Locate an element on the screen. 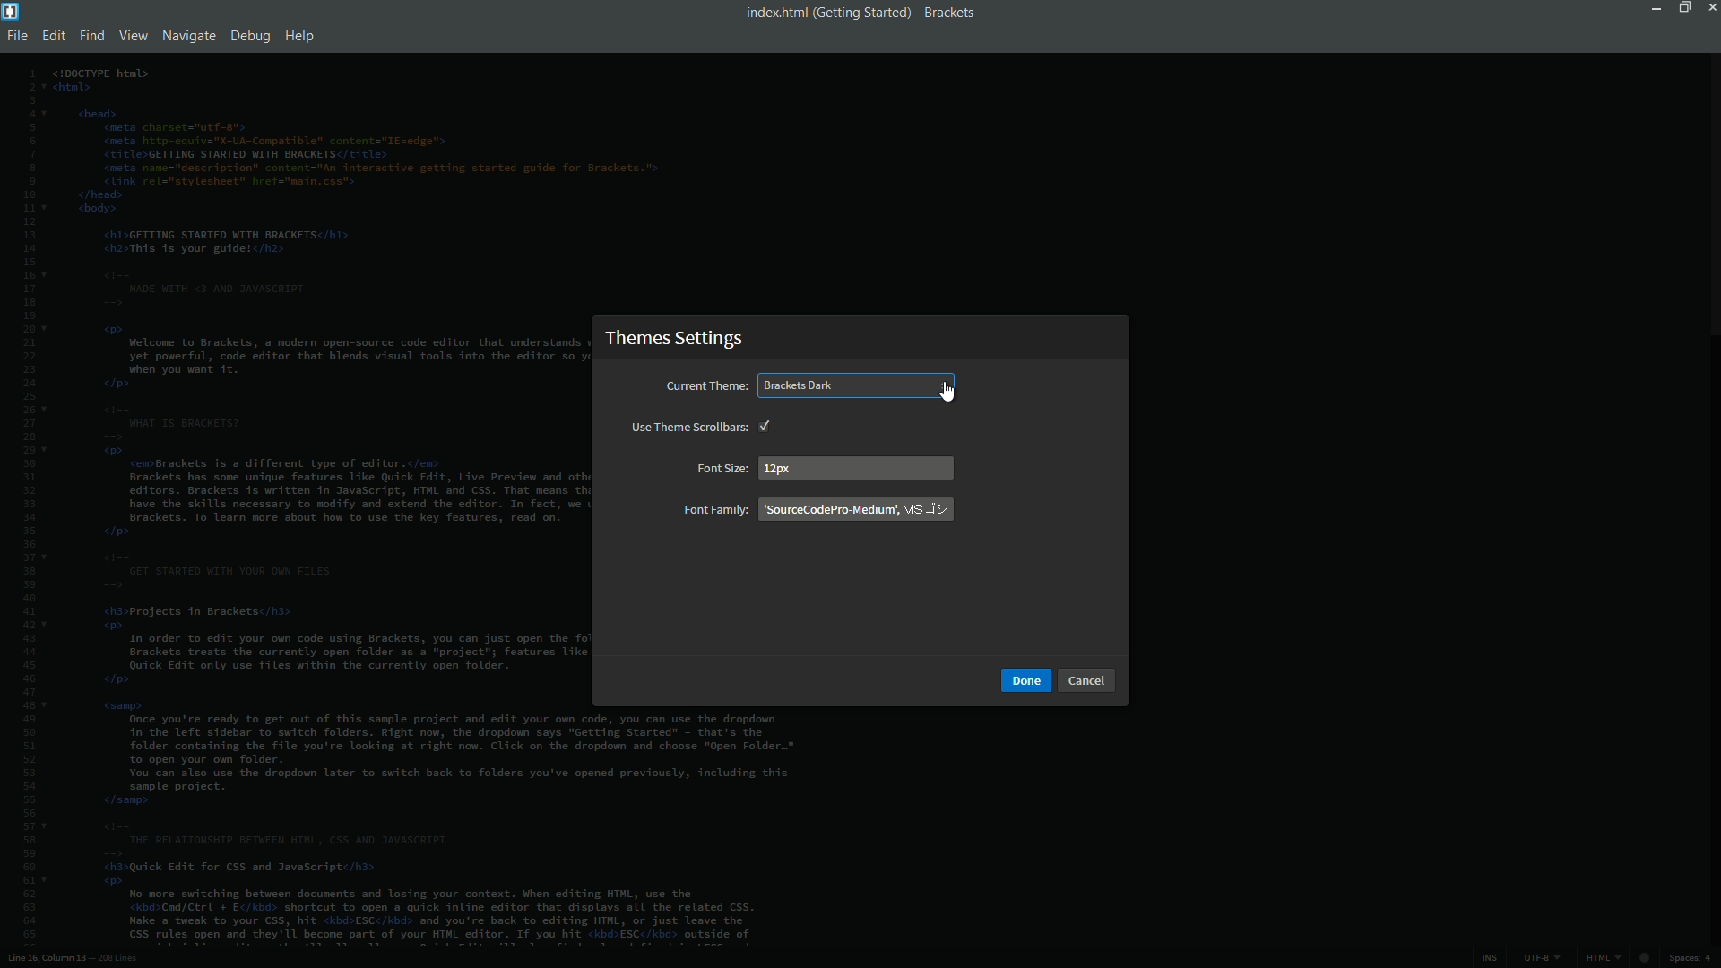 The width and height of the screenshot is (1721, 968). file code is located at coordinates (316, 505).